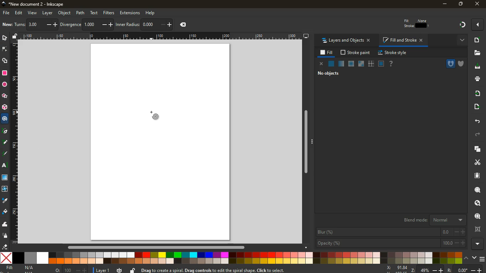 The image size is (486, 273). What do you see at coordinates (33, 13) in the screenshot?
I see `view` at bounding box center [33, 13].